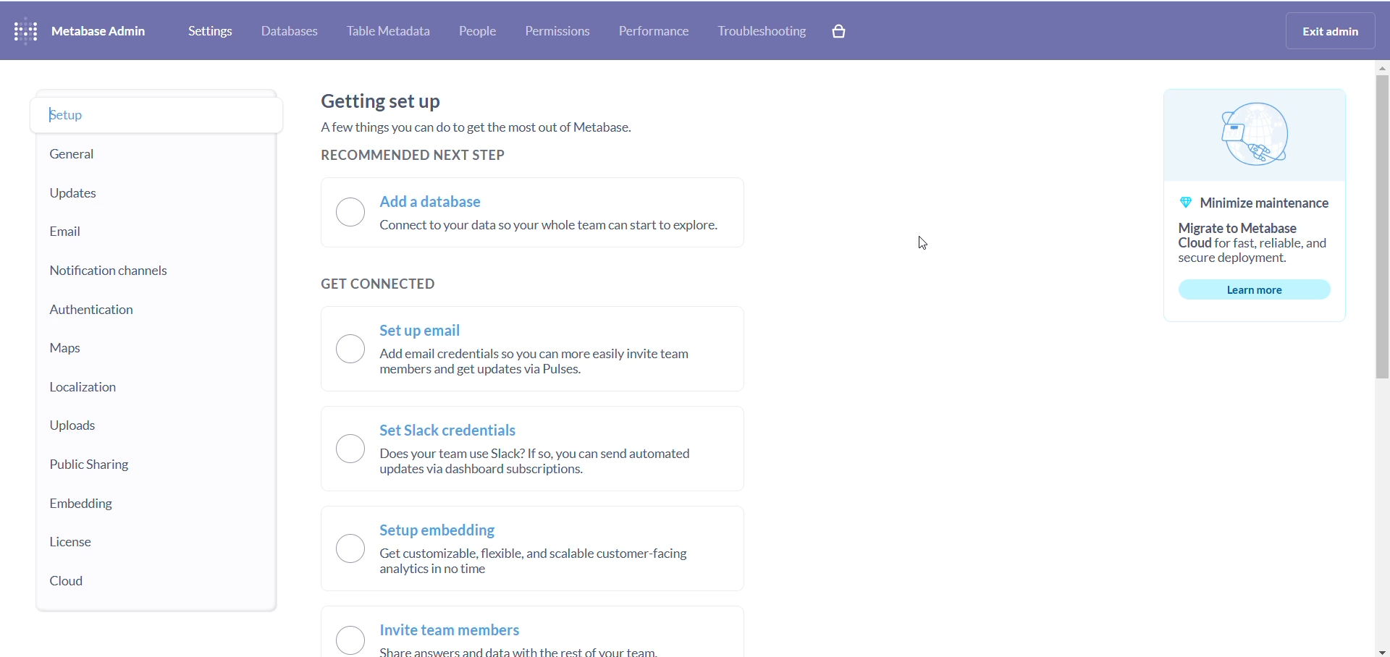  What do you see at coordinates (409, 284) in the screenshot?
I see `get connected ` at bounding box center [409, 284].